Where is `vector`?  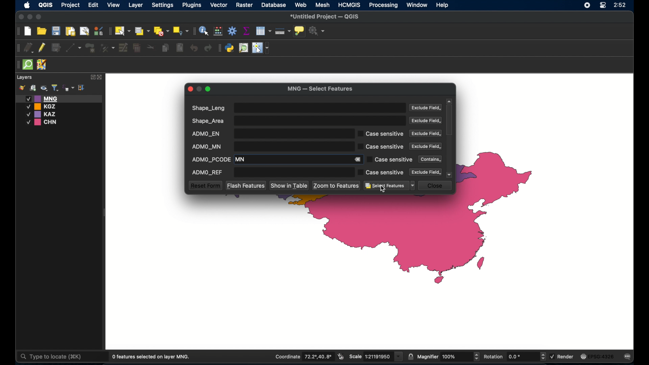 vector is located at coordinates (219, 5).